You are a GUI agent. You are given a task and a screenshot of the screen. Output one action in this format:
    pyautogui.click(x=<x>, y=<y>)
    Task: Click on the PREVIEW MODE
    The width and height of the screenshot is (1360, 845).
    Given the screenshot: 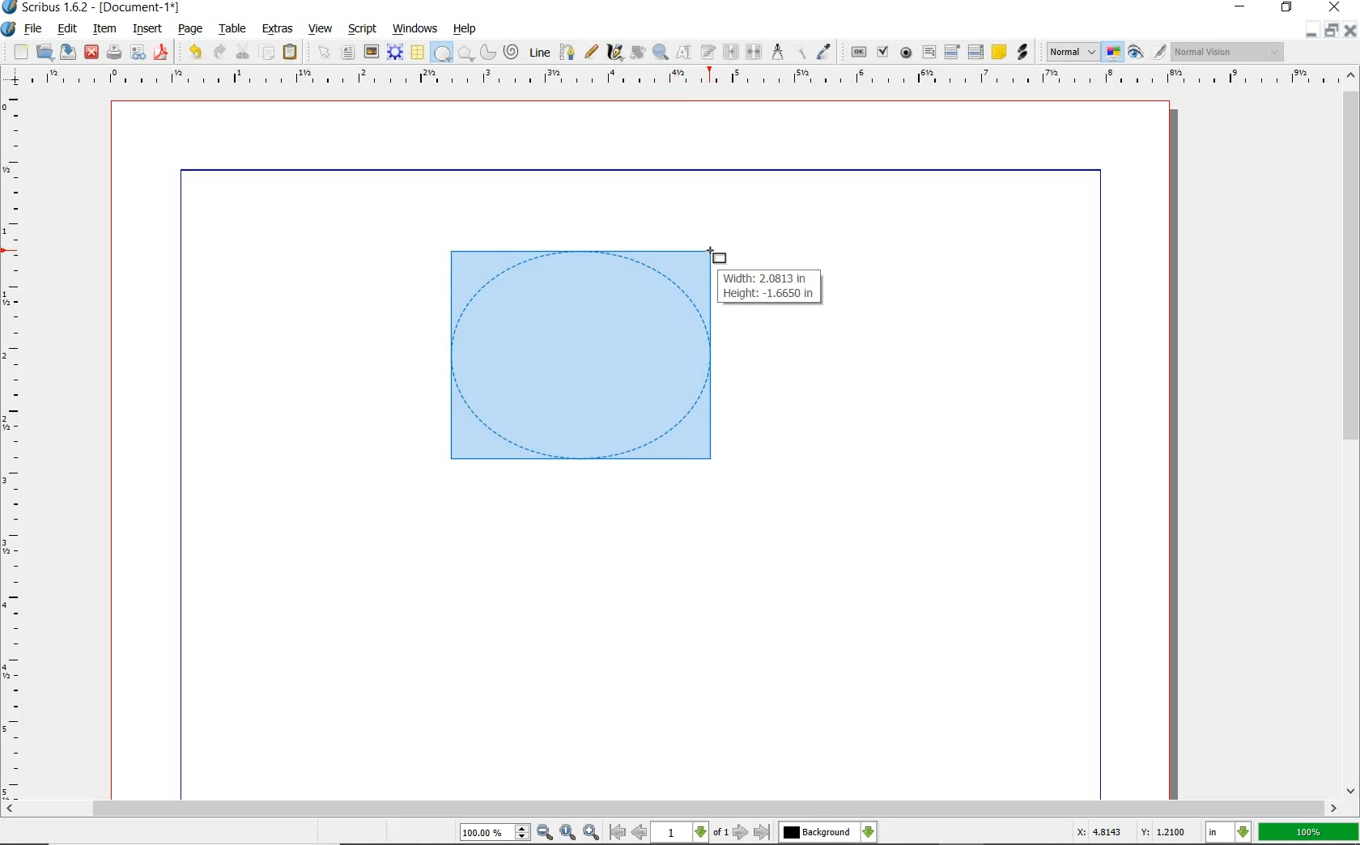 What is the action you would take?
    pyautogui.click(x=1134, y=53)
    